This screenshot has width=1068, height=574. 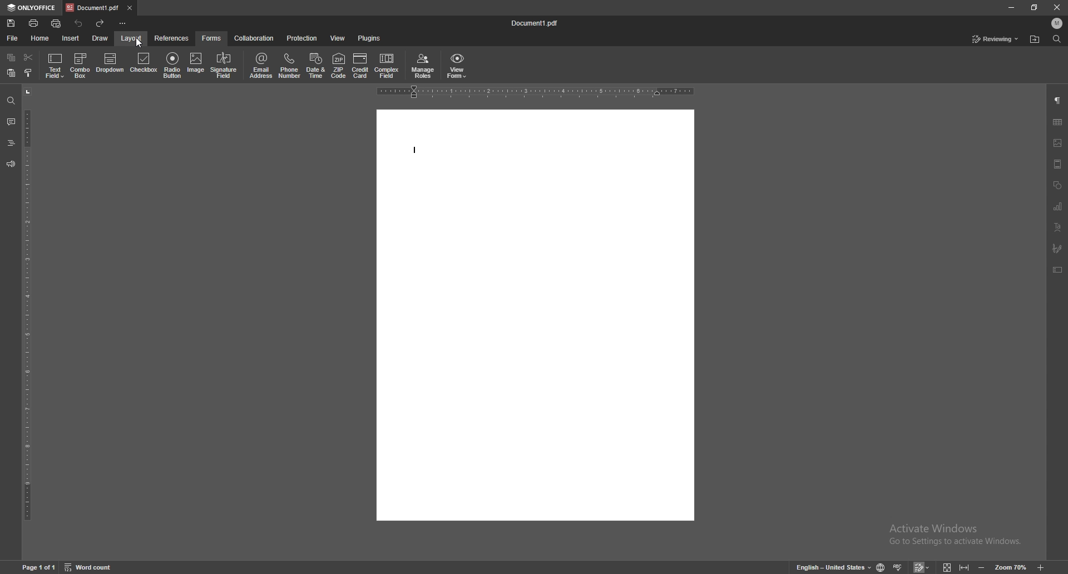 What do you see at coordinates (34, 23) in the screenshot?
I see `print` at bounding box center [34, 23].